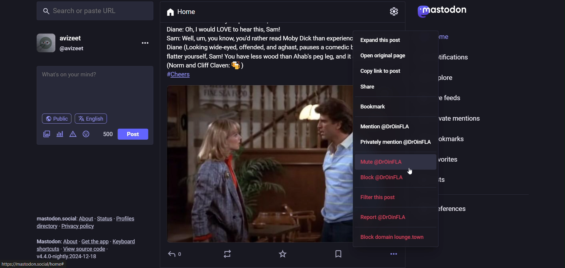  What do you see at coordinates (146, 43) in the screenshot?
I see `menu` at bounding box center [146, 43].